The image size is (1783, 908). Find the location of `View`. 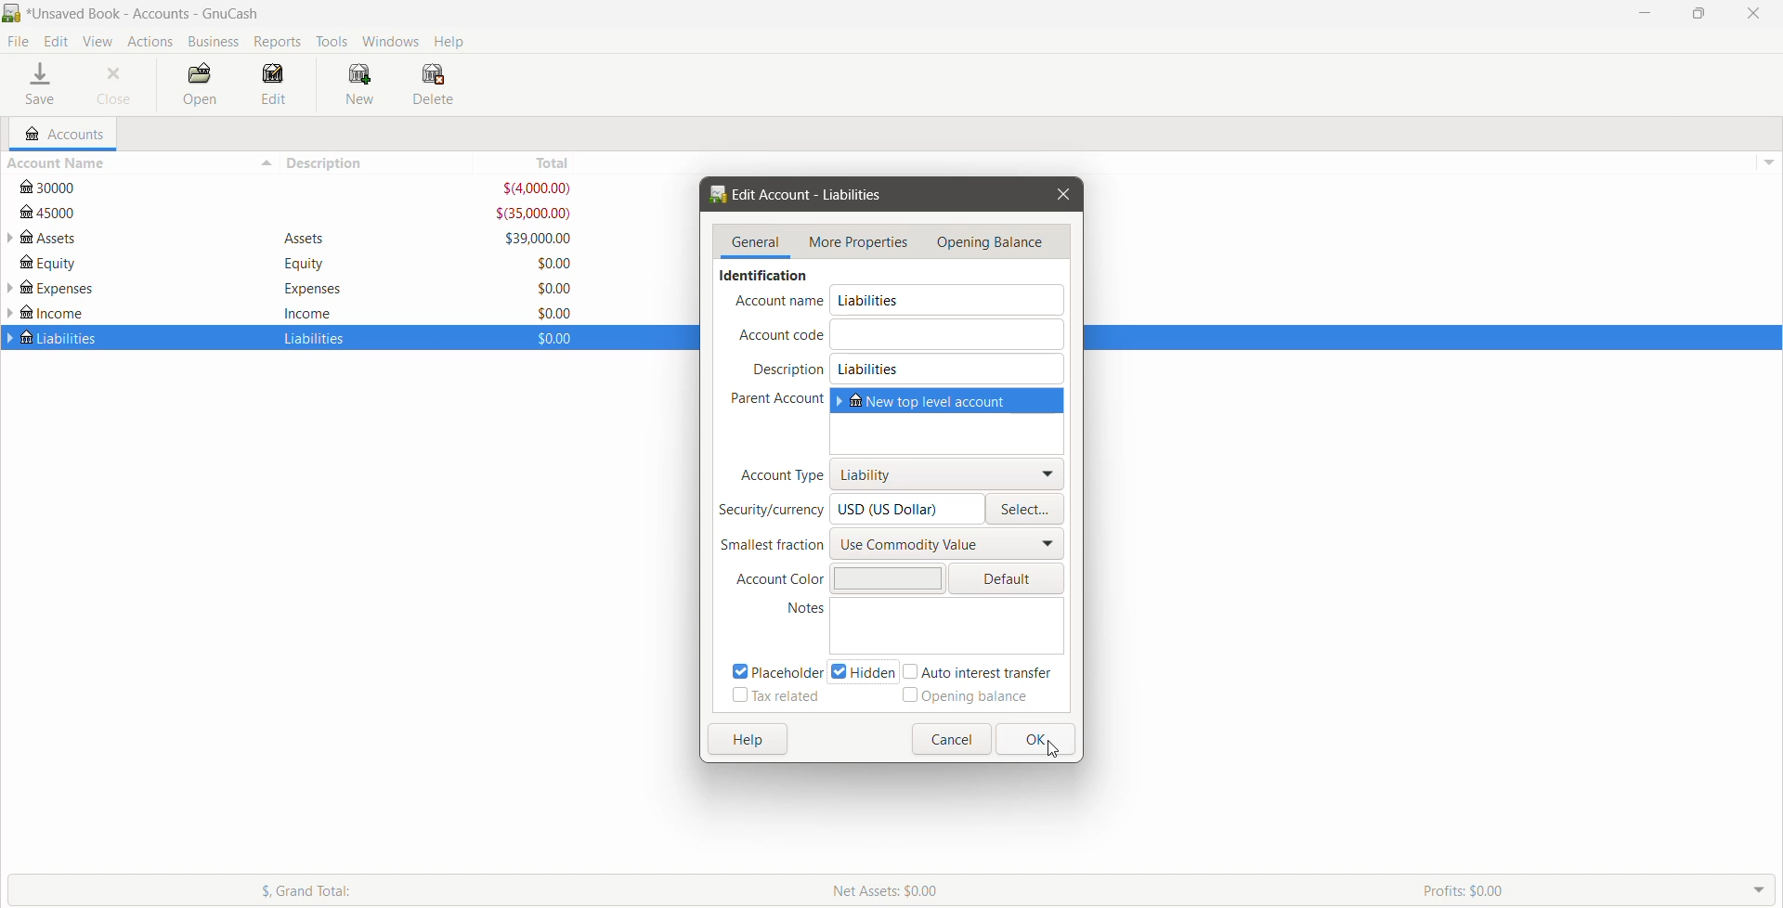

View is located at coordinates (98, 42).